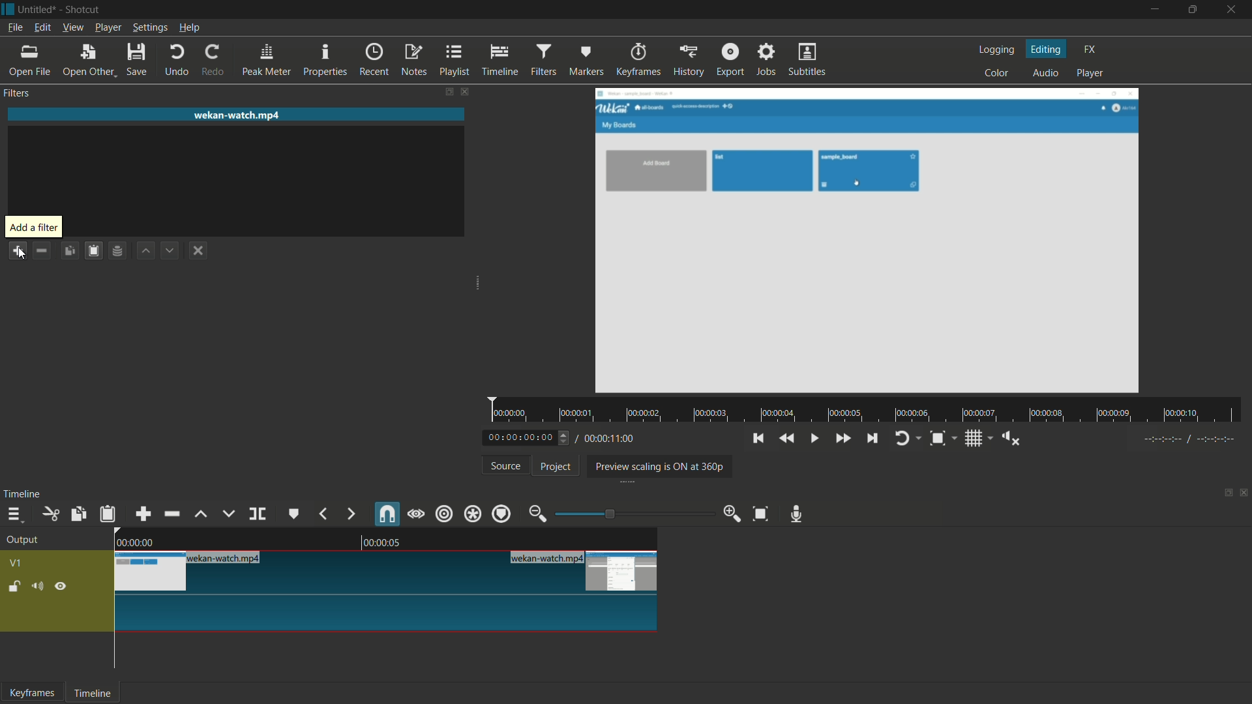 The height and width of the screenshot is (704, 1252). What do you see at coordinates (149, 27) in the screenshot?
I see `settings menu` at bounding box center [149, 27].